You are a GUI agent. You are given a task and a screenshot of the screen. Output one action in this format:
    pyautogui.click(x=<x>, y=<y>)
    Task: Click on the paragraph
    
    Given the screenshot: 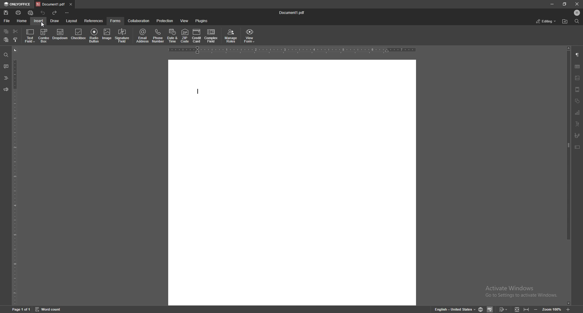 What is the action you would take?
    pyautogui.click(x=578, y=55)
    